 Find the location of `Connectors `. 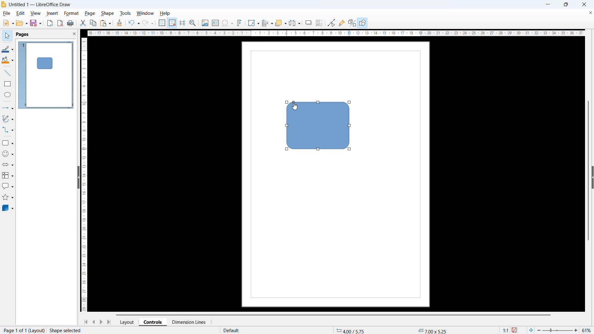

Connectors  is located at coordinates (8, 130).